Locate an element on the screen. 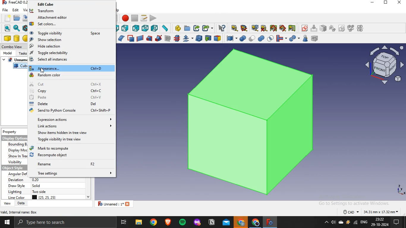  type here to search is located at coordinates (44, 223).